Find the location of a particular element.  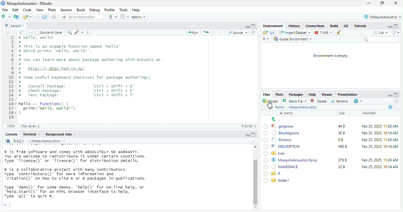

refresh is located at coordinates (396, 33).